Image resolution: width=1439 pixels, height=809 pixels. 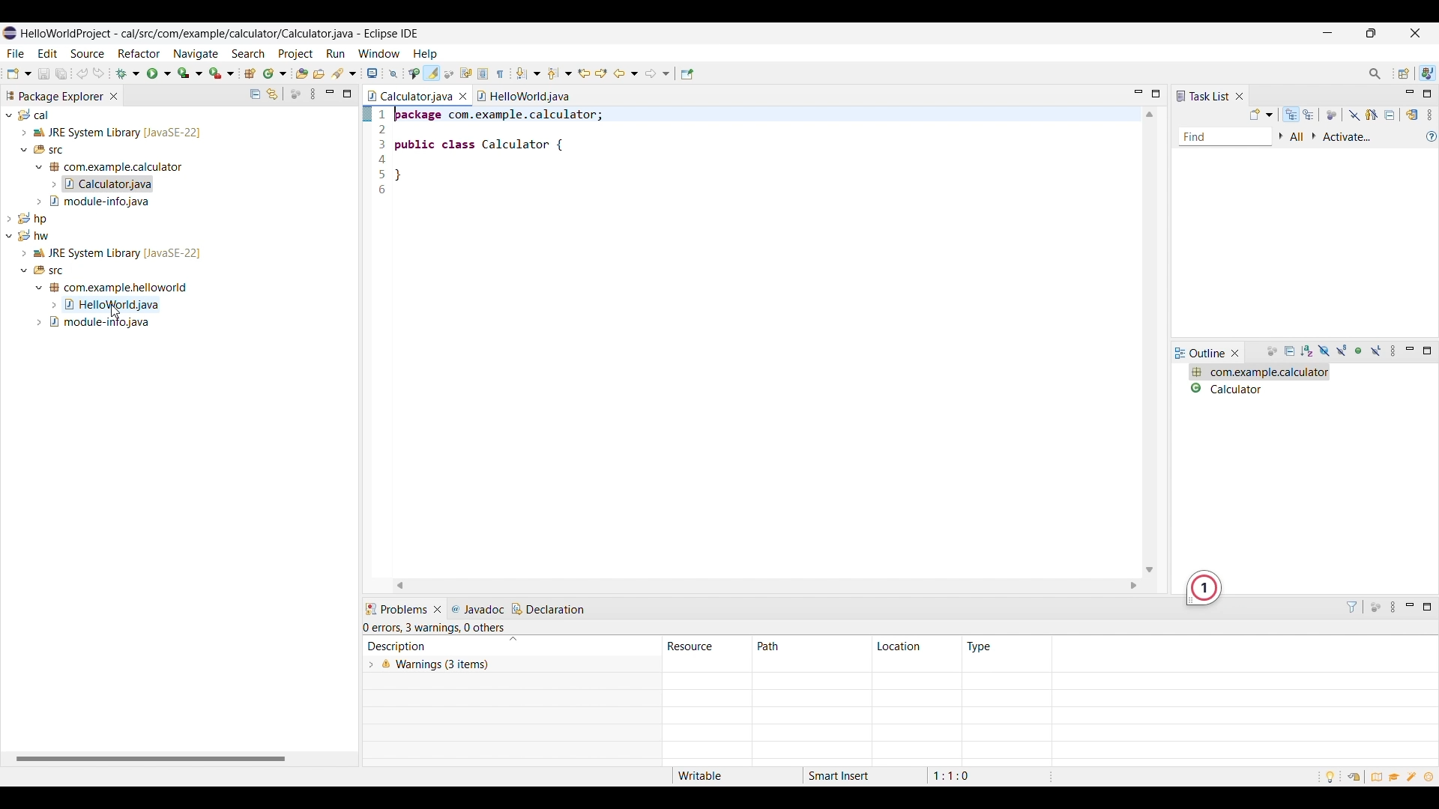 I want to click on warning (3 items), so click(x=690, y=676).